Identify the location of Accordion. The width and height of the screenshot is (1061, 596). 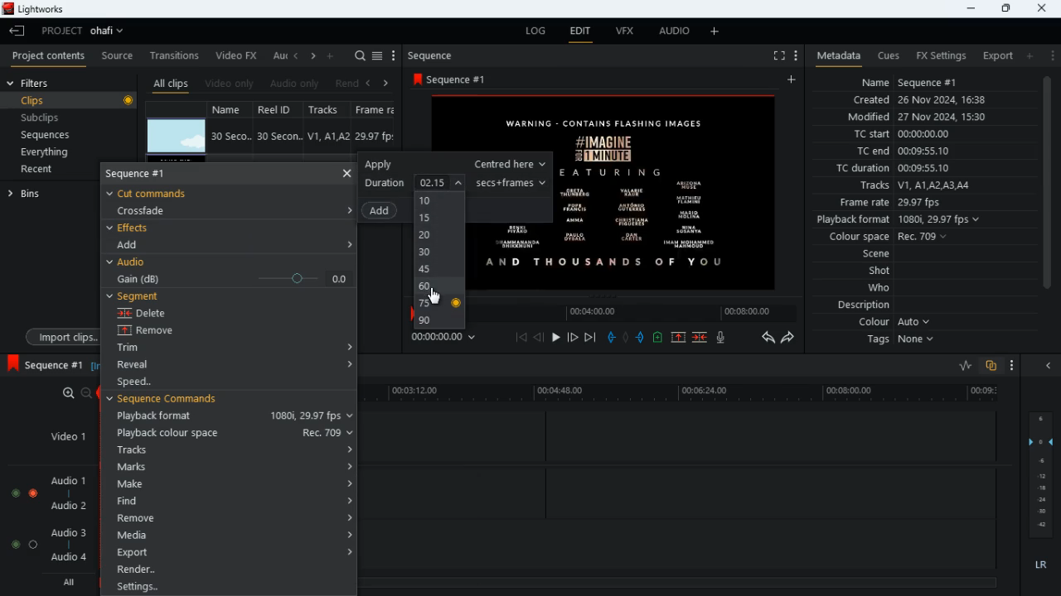
(346, 342).